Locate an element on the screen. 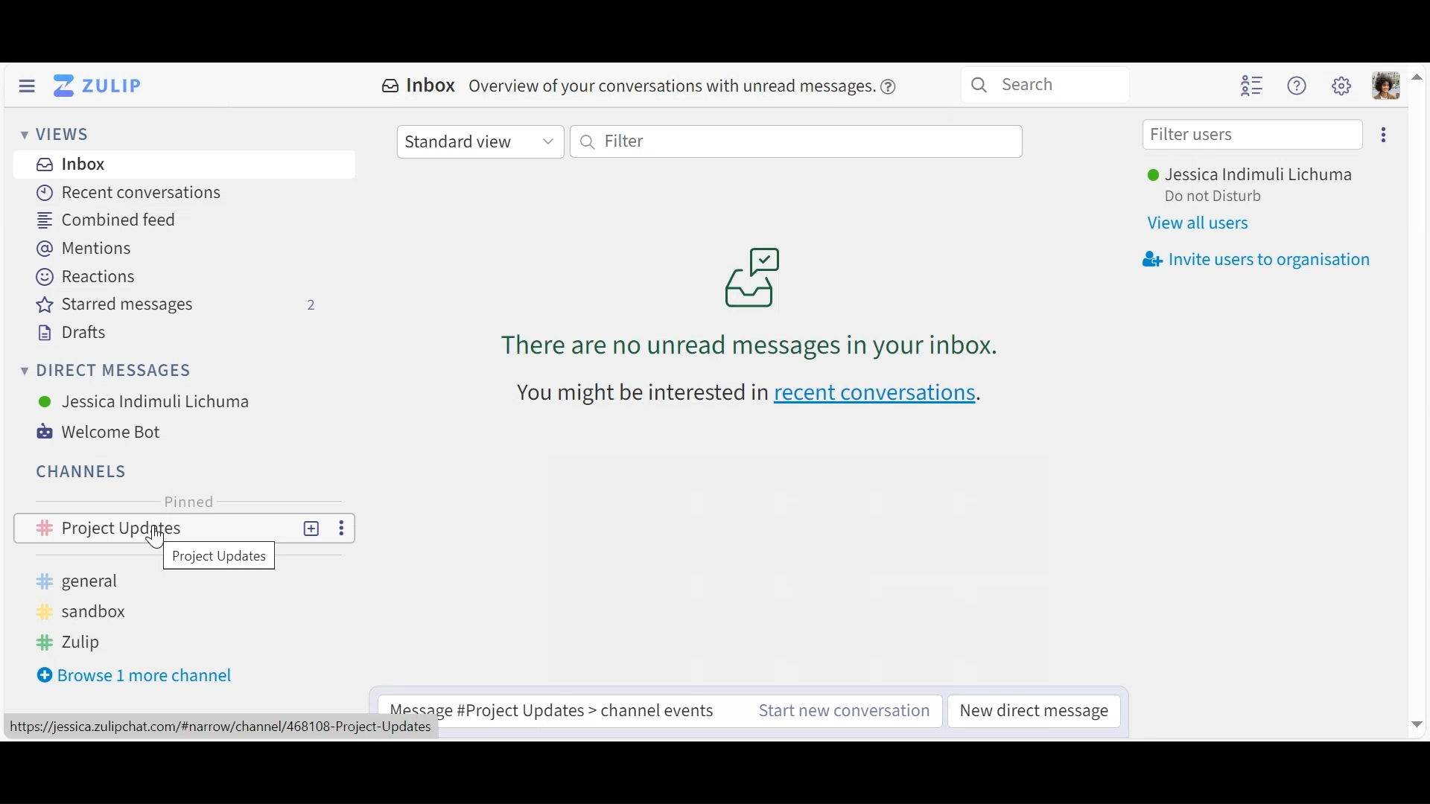 The width and height of the screenshot is (1430, 804). Welcome Bot is located at coordinates (110, 432).